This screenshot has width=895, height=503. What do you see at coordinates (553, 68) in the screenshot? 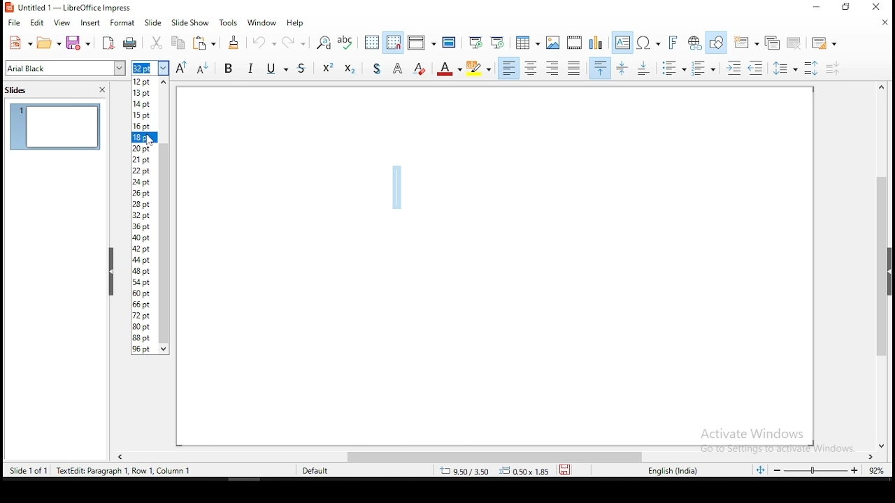
I see `Right Align` at bounding box center [553, 68].